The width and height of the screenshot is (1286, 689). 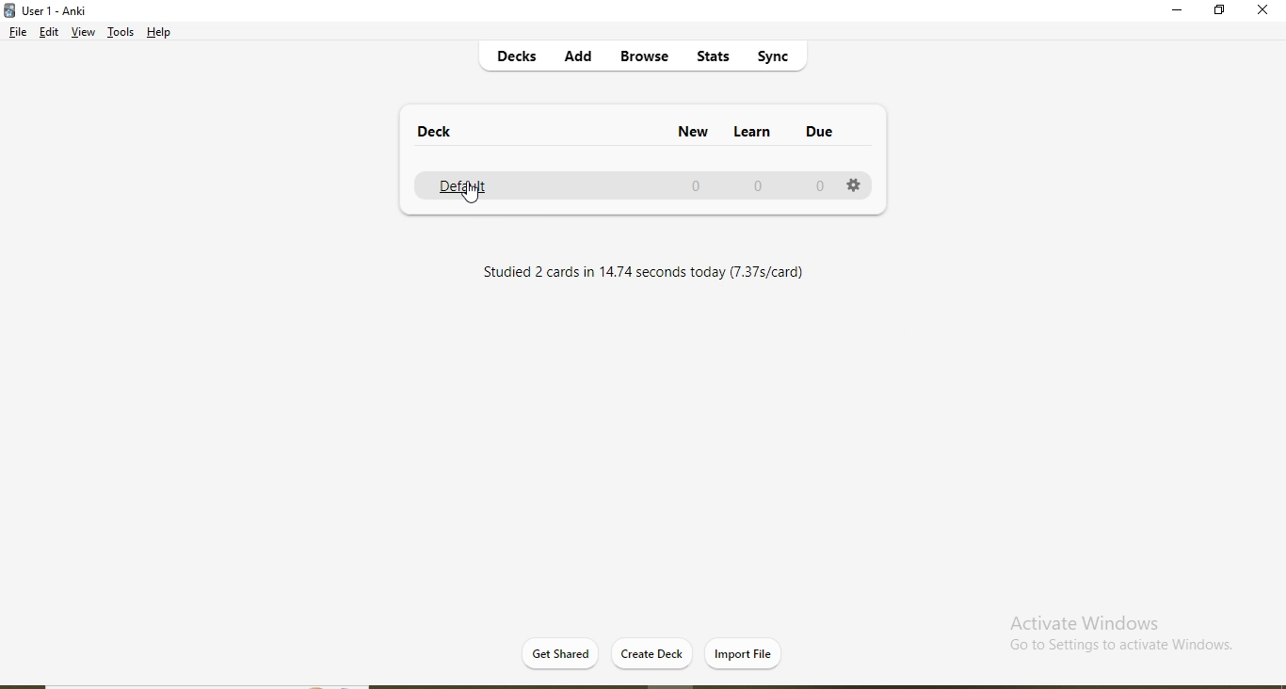 What do you see at coordinates (1262, 11) in the screenshot?
I see `close` at bounding box center [1262, 11].